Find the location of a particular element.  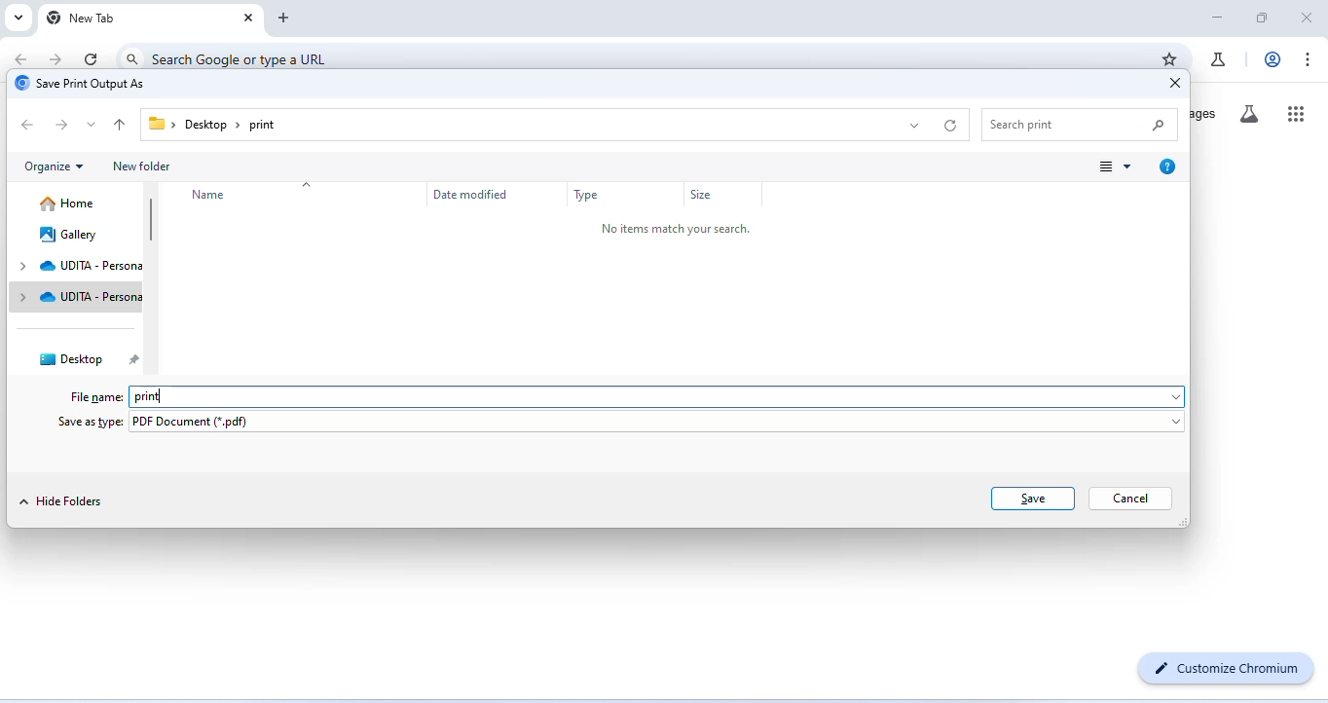

pdf document (*.pdf) is located at coordinates (656, 424).